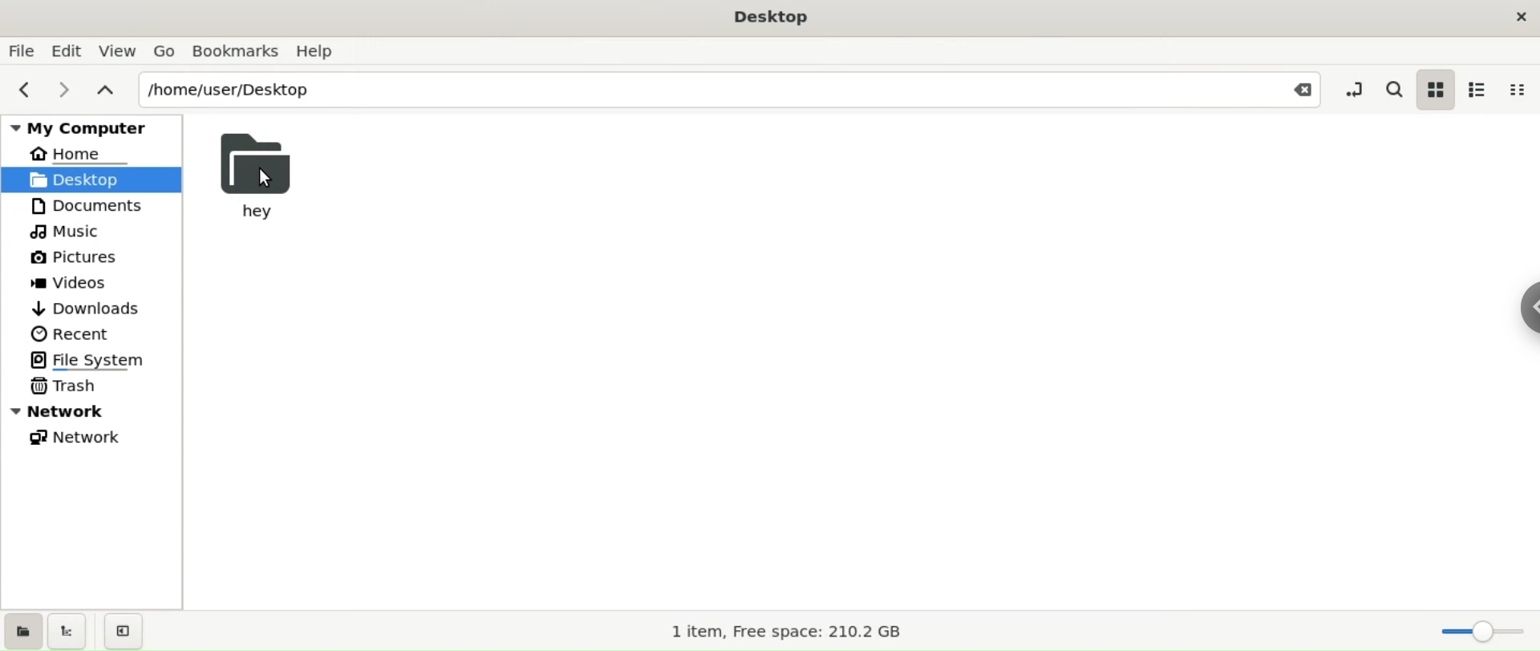 This screenshot has height=651, width=1540. What do you see at coordinates (124, 631) in the screenshot?
I see `close sidebar` at bounding box center [124, 631].